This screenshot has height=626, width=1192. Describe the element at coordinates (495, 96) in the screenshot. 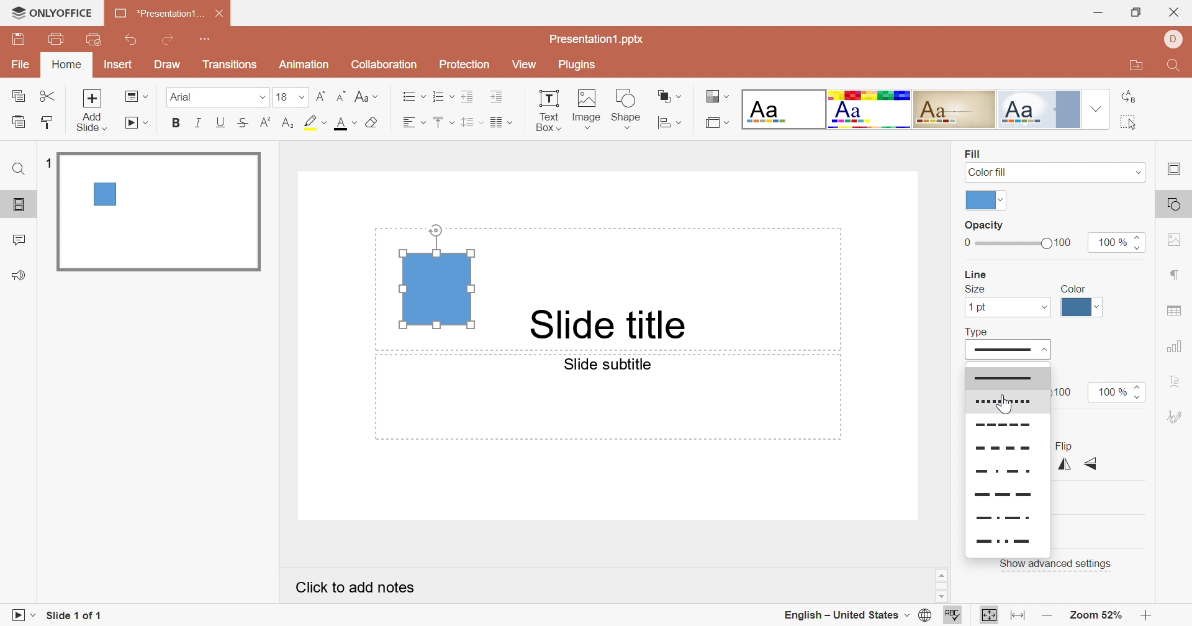

I see `Increase Indent` at that location.